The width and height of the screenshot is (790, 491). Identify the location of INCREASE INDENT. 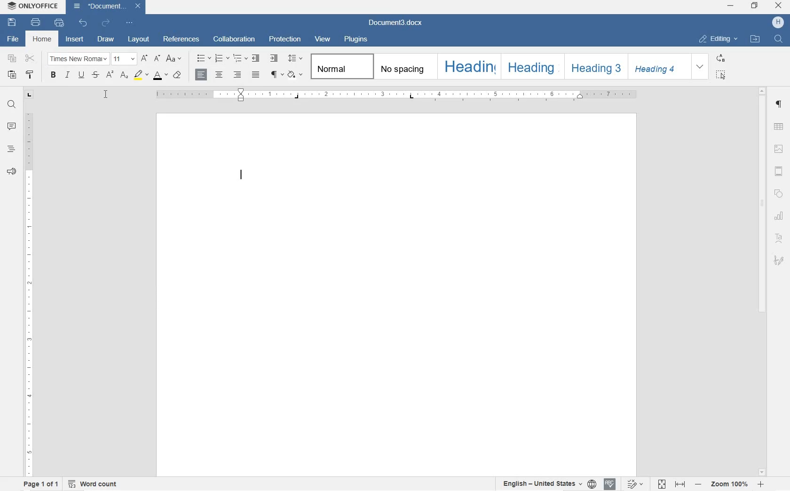
(275, 59).